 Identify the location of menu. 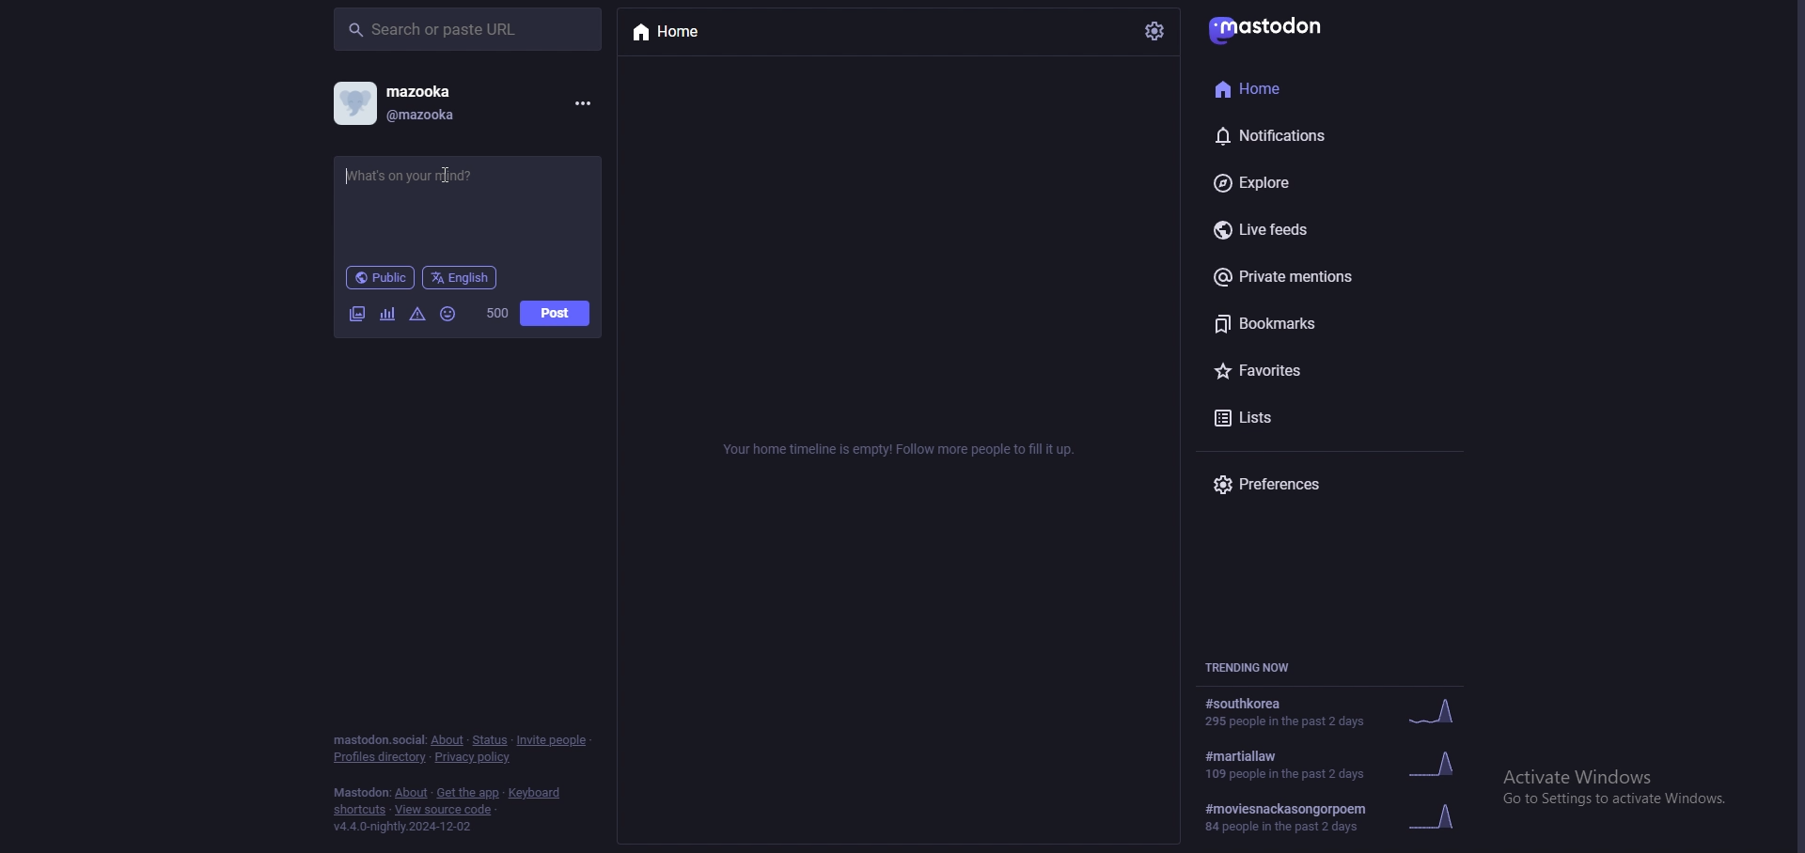
(585, 103).